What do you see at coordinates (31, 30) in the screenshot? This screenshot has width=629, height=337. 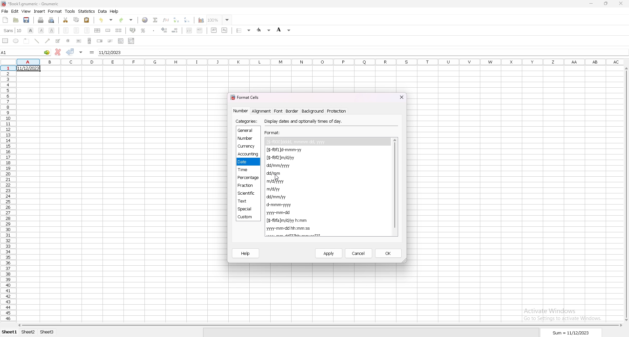 I see `bold` at bounding box center [31, 30].